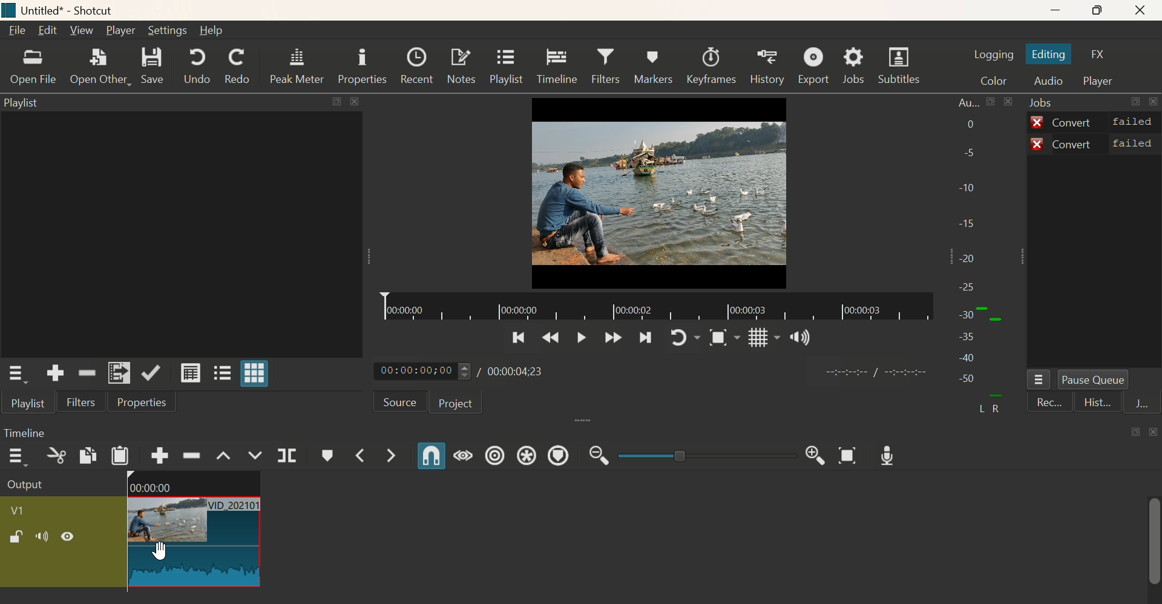  What do you see at coordinates (518, 341) in the screenshot?
I see `Previoous` at bounding box center [518, 341].